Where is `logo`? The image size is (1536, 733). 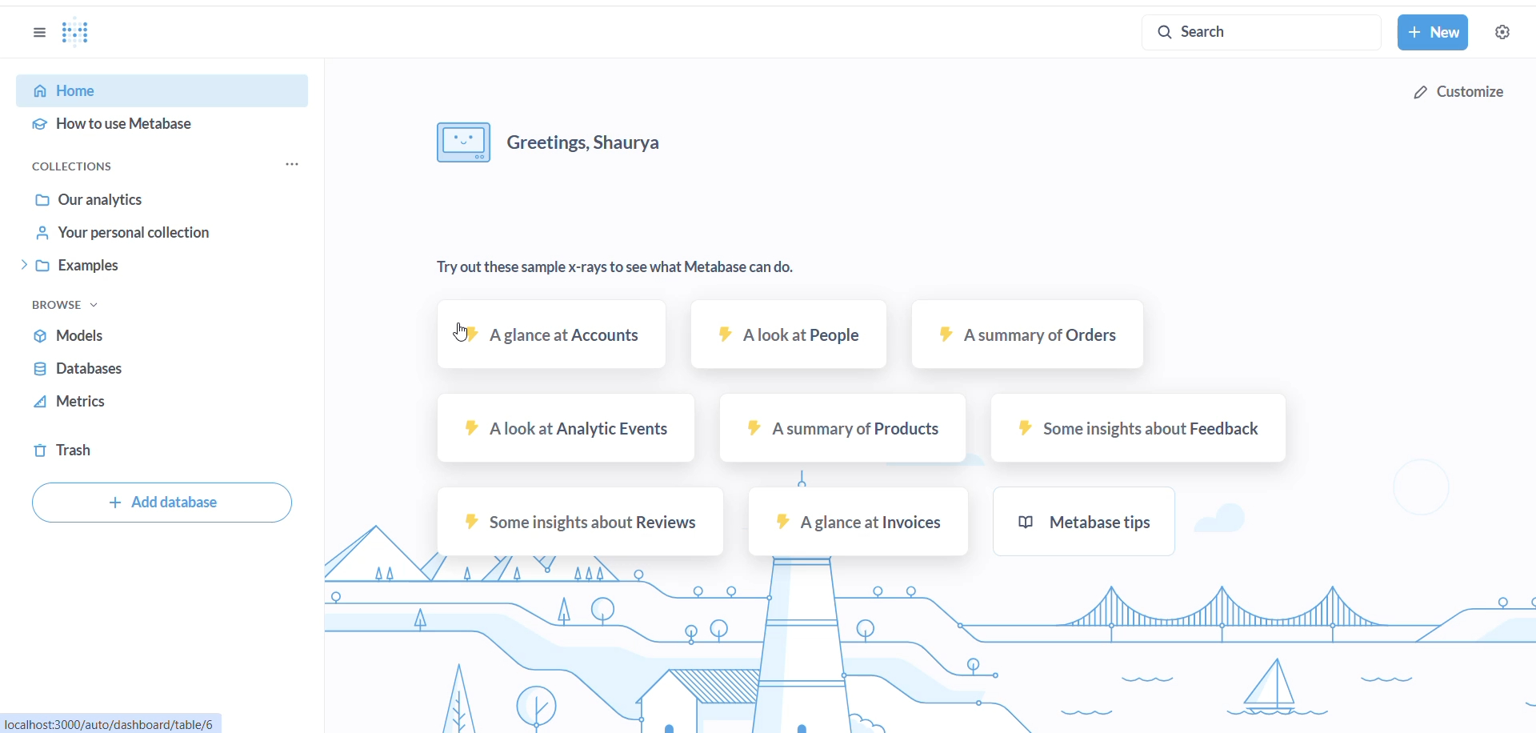 logo is located at coordinates (79, 34).